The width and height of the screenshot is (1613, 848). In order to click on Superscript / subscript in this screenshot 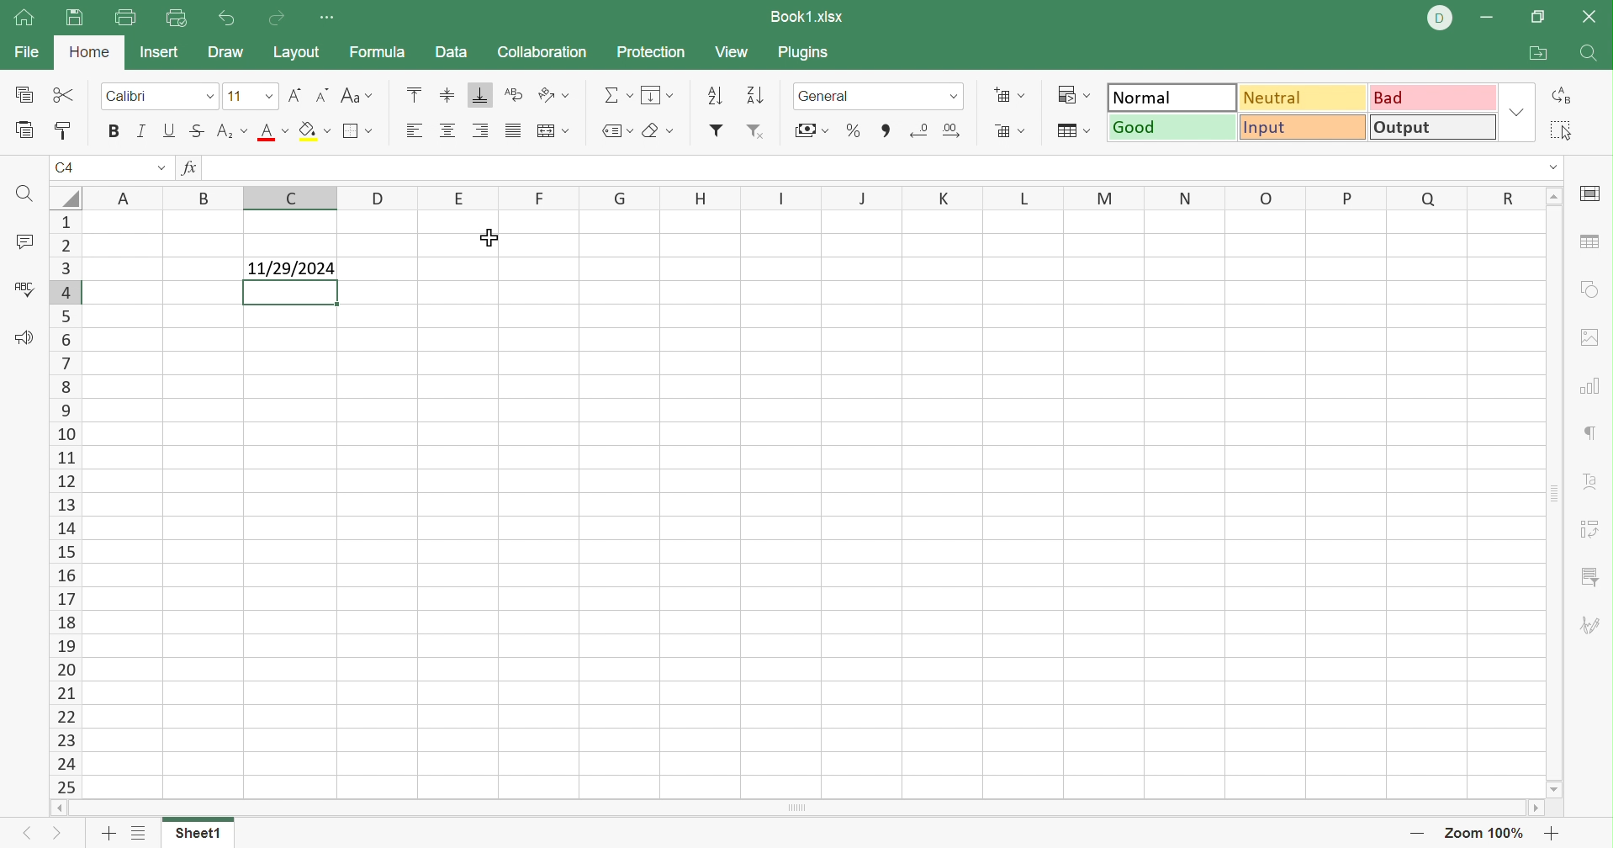, I will do `click(234, 132)`.